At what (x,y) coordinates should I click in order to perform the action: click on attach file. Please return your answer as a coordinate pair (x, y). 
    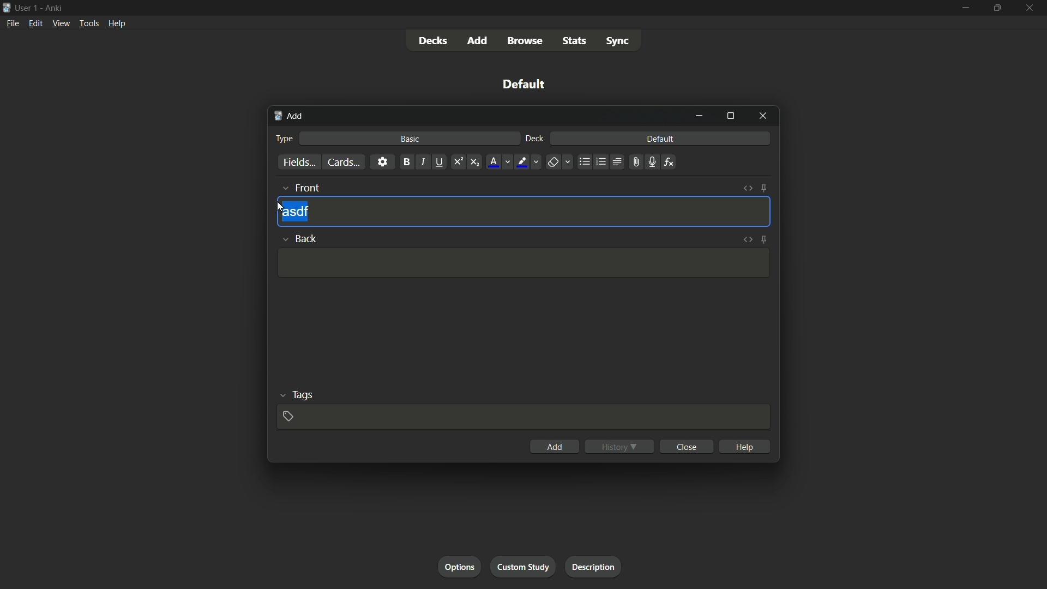
    Looking at the image, I should click on (636, 162).